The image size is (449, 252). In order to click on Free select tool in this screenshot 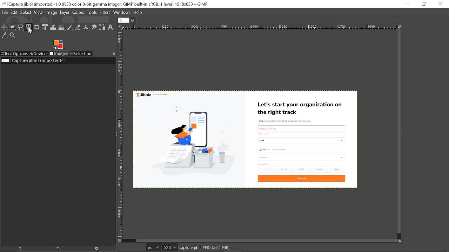, I will do `click(21, 28)`.